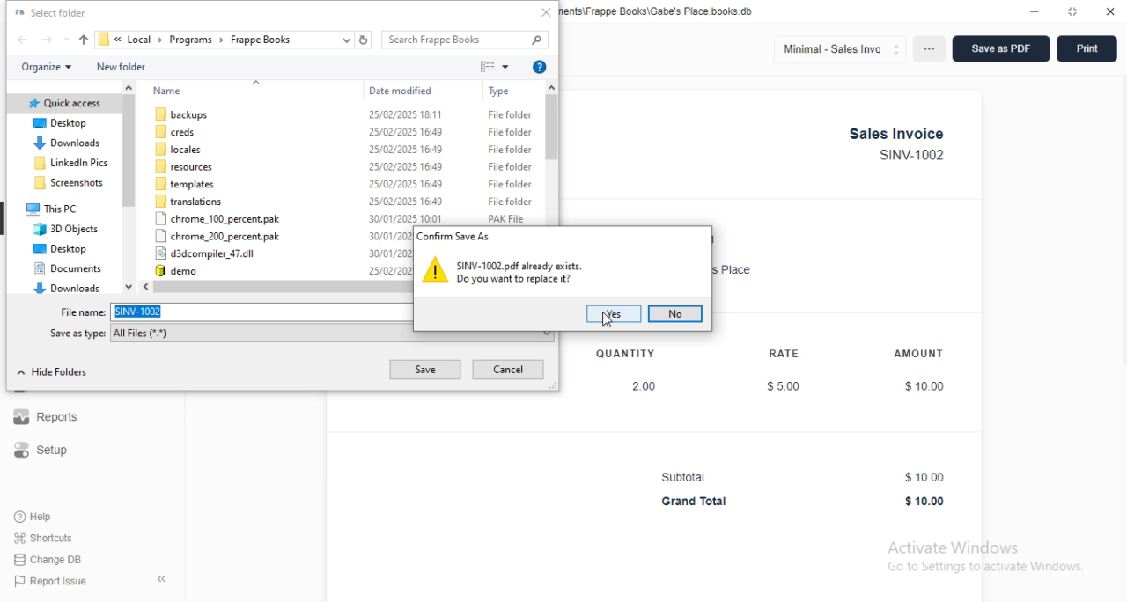  What do you see at coordinates (175, 150) in the screenshot?
I see `locales` at bounding box center [175, 150].